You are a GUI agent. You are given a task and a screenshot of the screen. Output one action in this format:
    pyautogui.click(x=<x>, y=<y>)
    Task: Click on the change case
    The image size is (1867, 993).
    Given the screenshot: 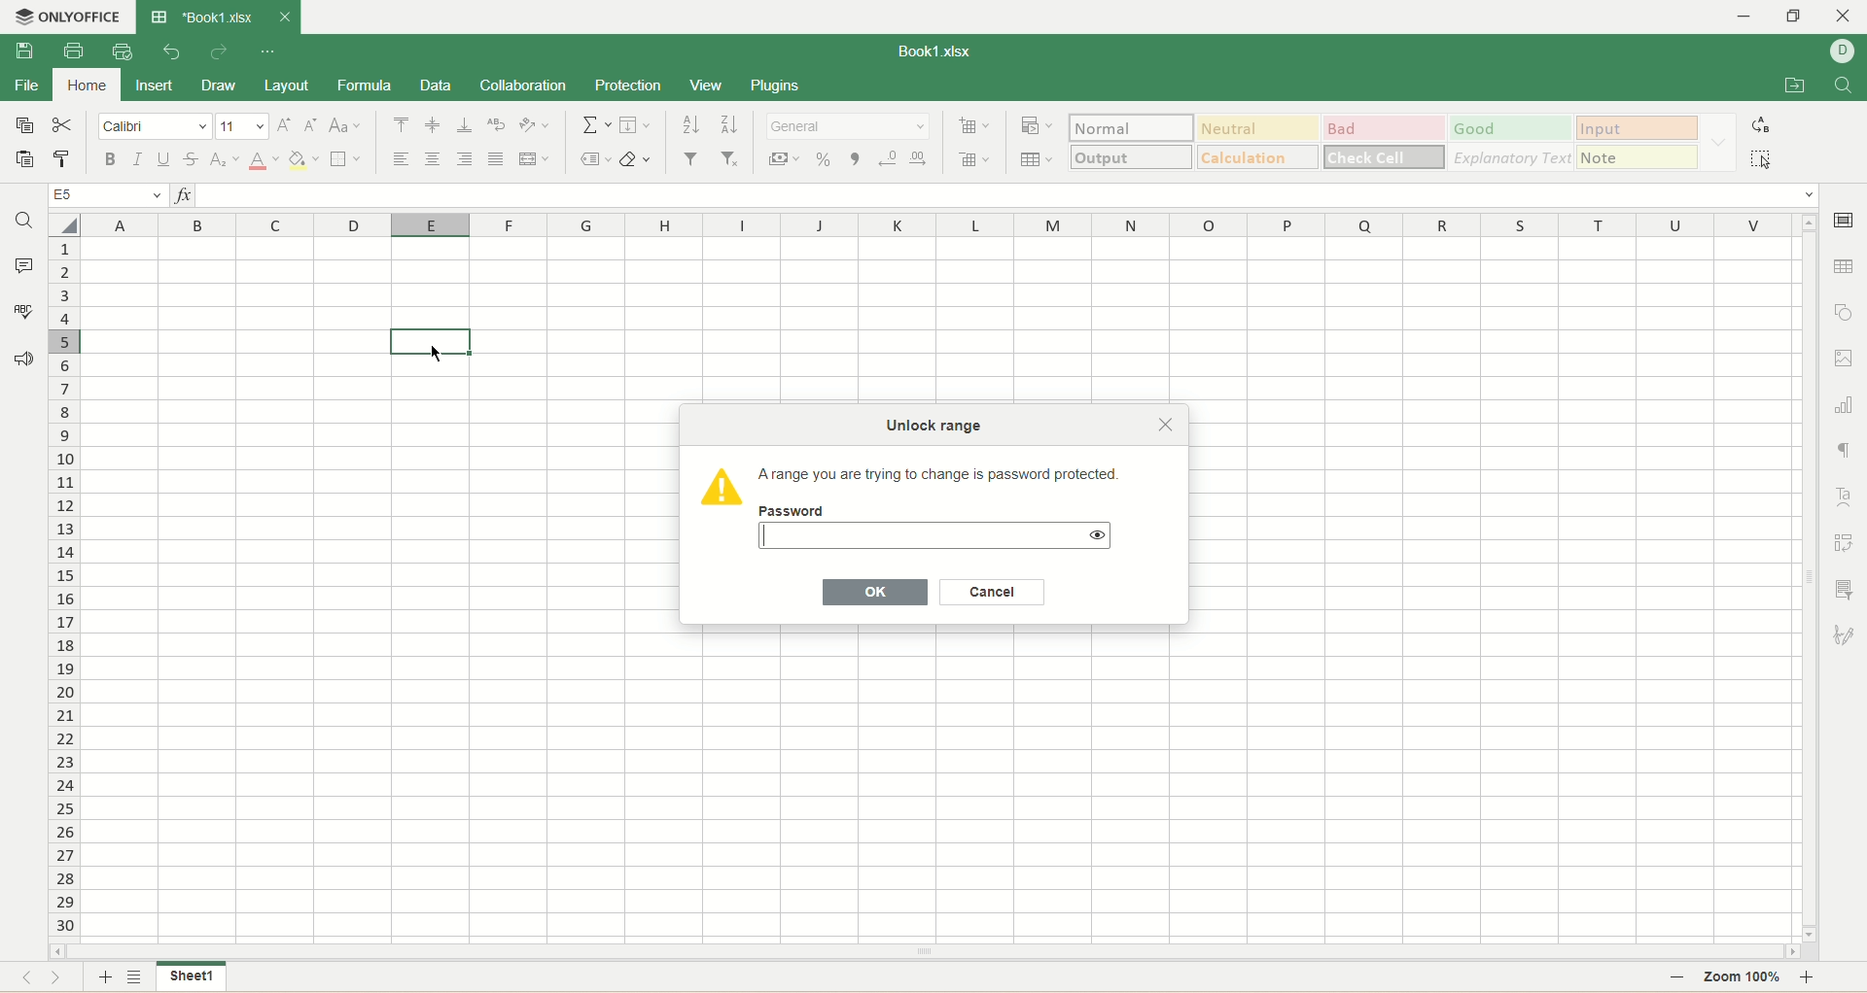 What is the action you would take?
    pyautogui.click(x=346, y=125)
    